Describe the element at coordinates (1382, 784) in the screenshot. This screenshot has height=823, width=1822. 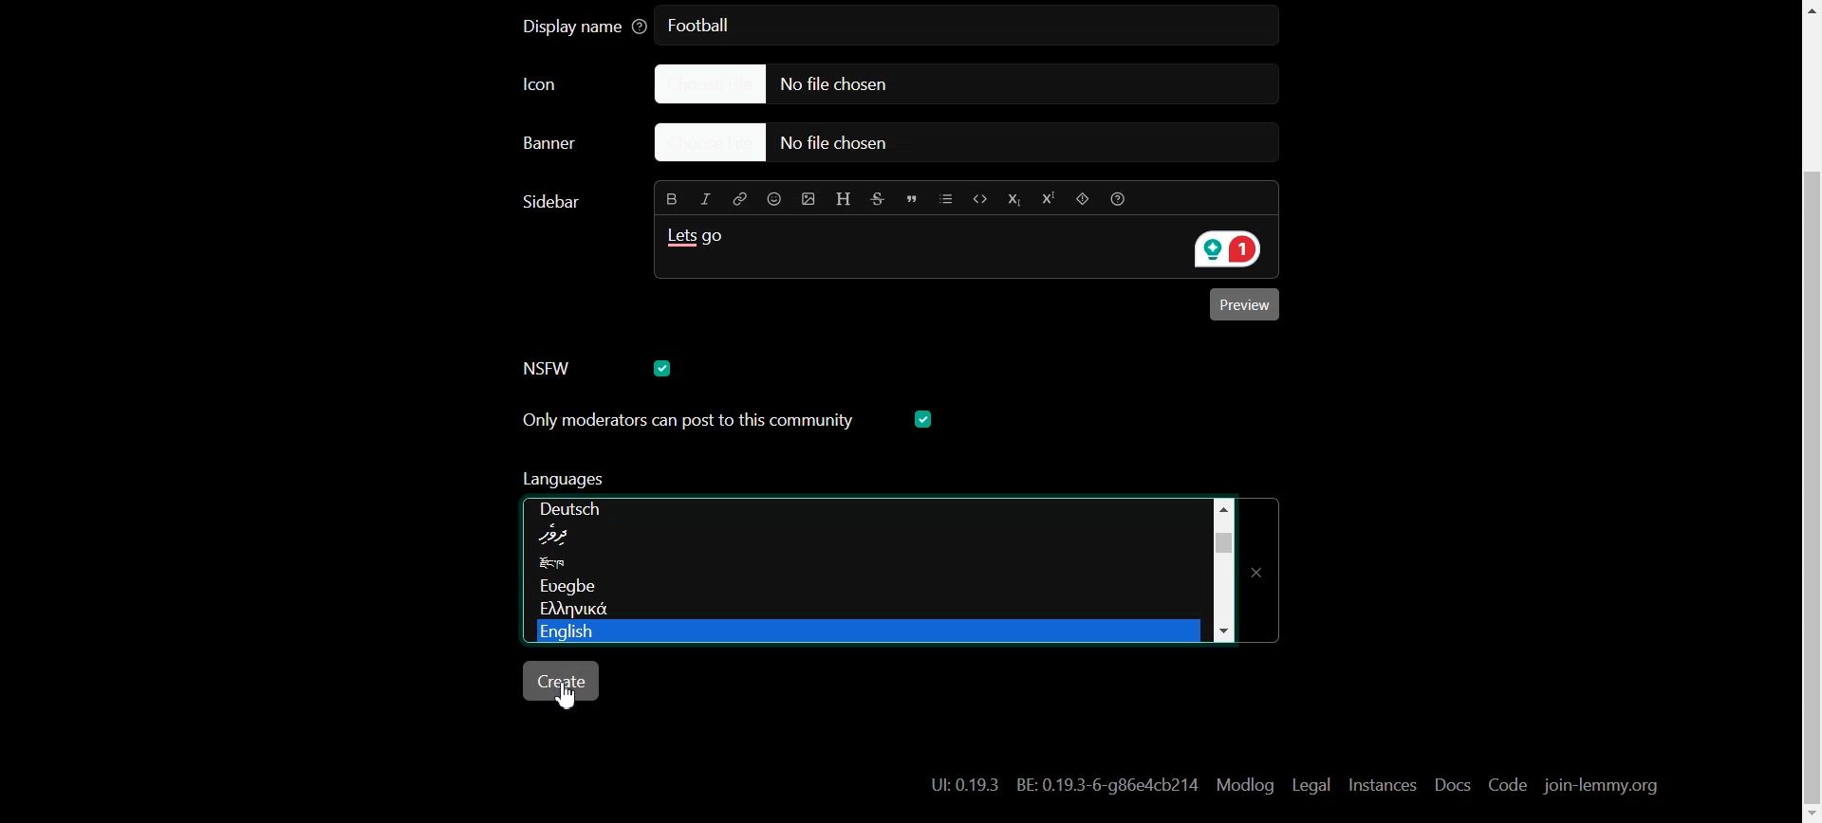
I see `Instance` at that location.